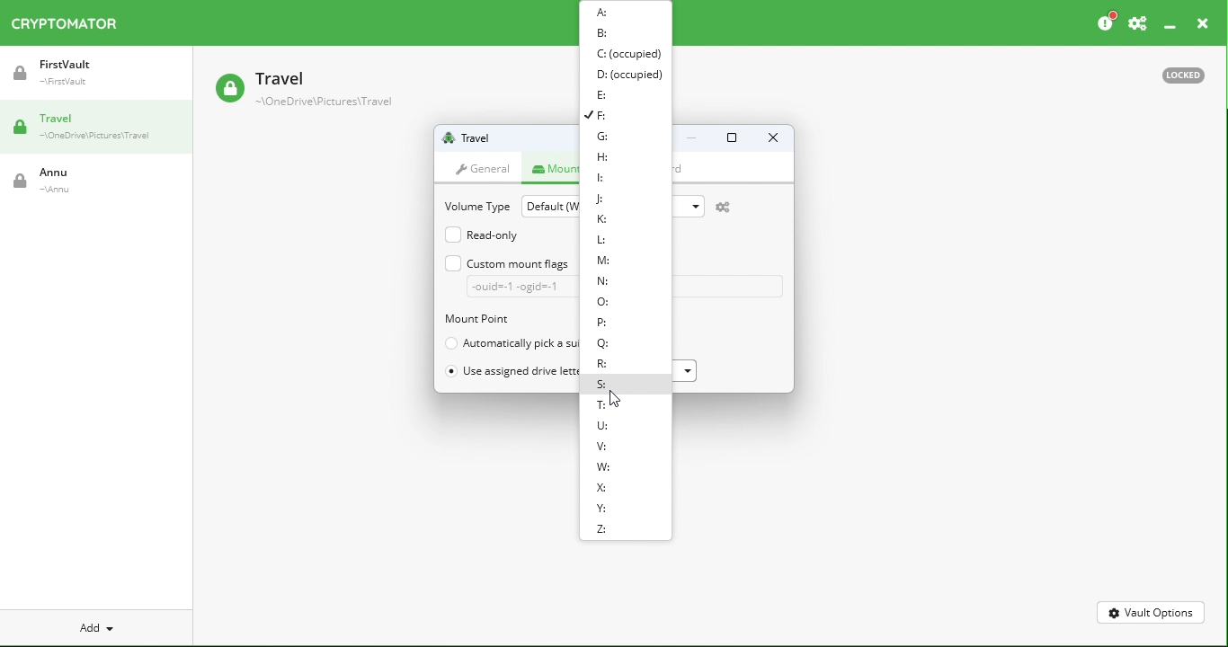 Image resolution: width=1228 pixels, height=647 pixels. Describe the element at coordinates (547, 205) in the screenshot. I see `Default` at that location.